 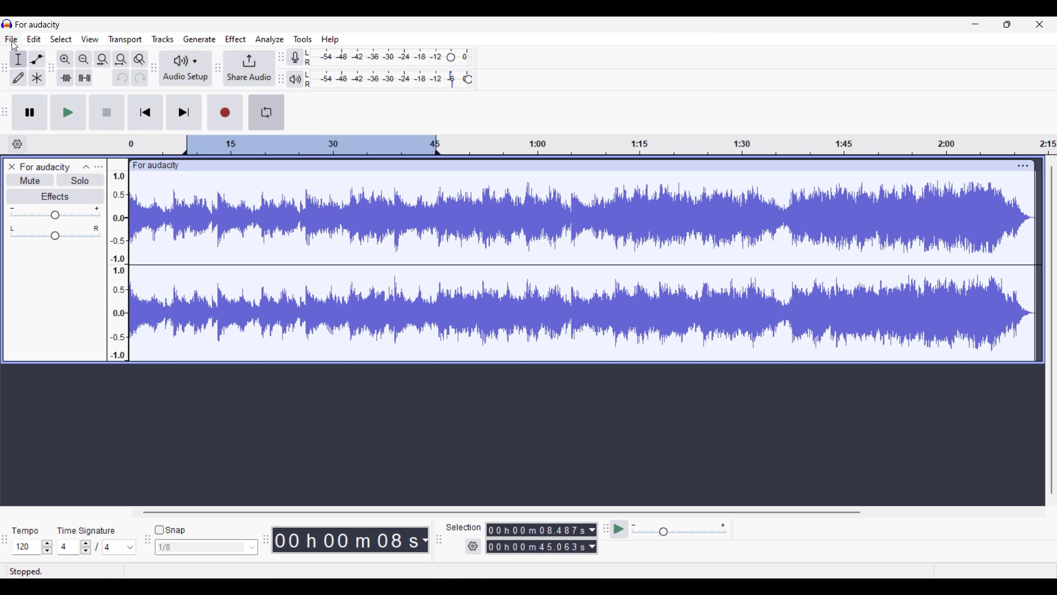 What do you see at coordinates (592, 530) in the screenshot?
I see `Duration measurement` at bounding box center [592, 530].